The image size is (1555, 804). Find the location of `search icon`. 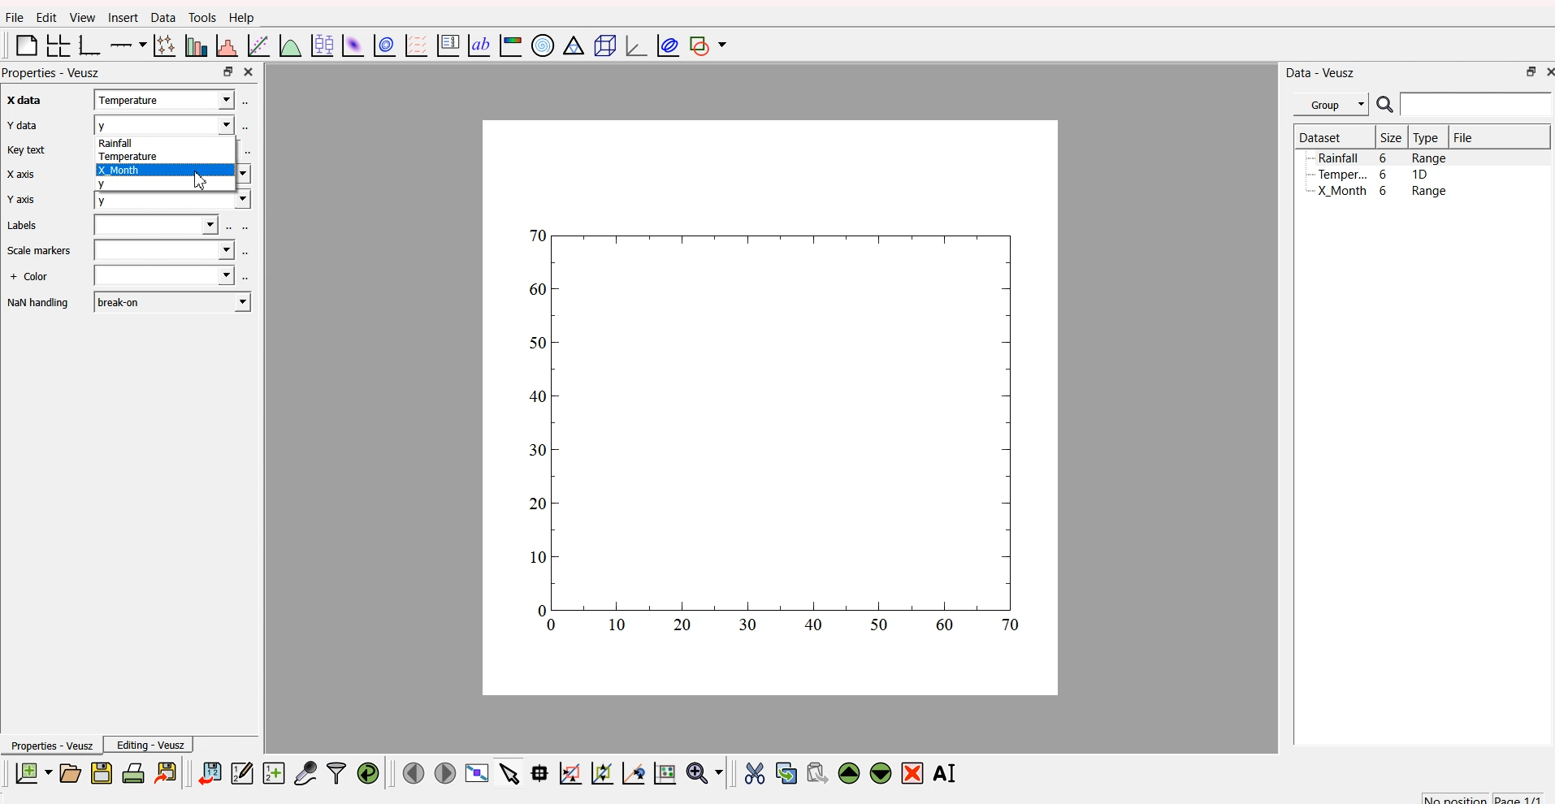

search icon is located at coordinates (1384, 105).